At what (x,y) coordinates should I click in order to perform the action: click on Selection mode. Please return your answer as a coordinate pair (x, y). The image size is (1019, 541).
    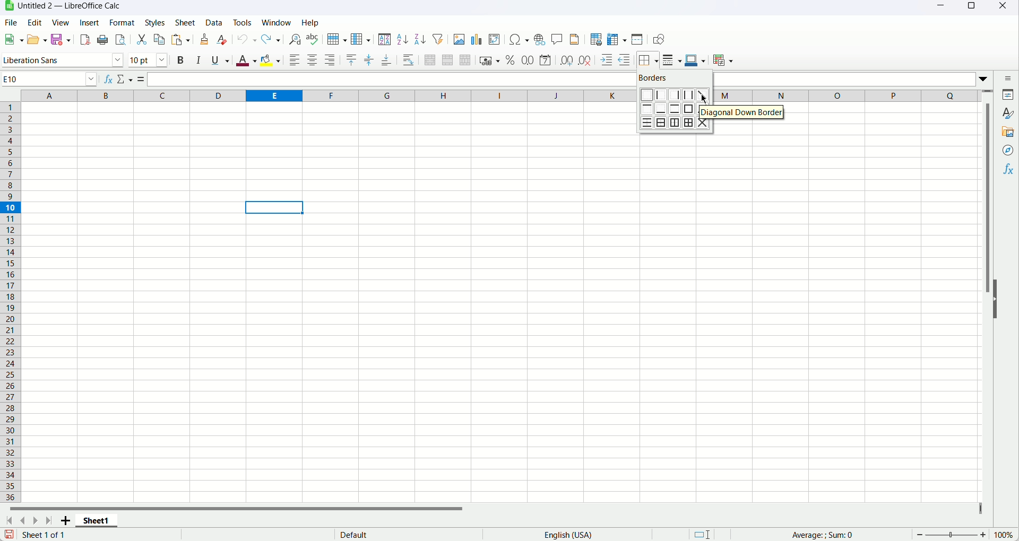
    Looking at the image, I should click on (703, 534).